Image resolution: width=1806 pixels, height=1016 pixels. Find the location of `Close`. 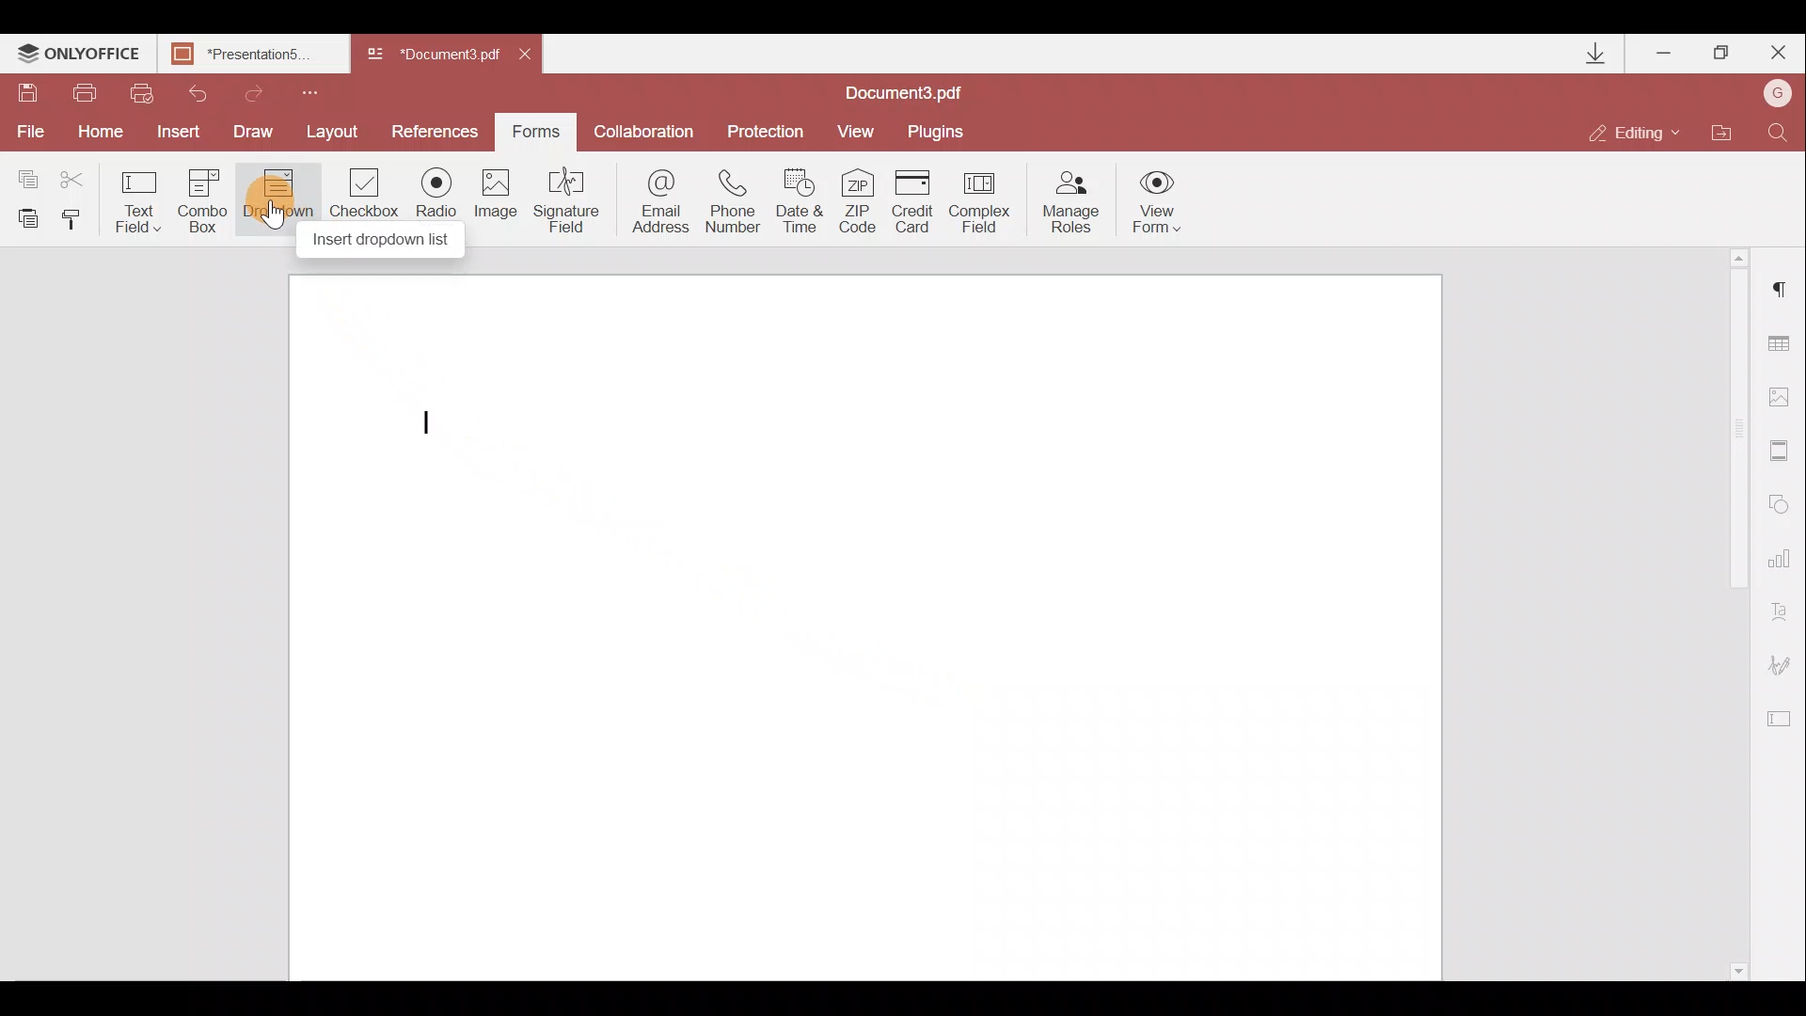

Close is located at coordinates (1777, 54).